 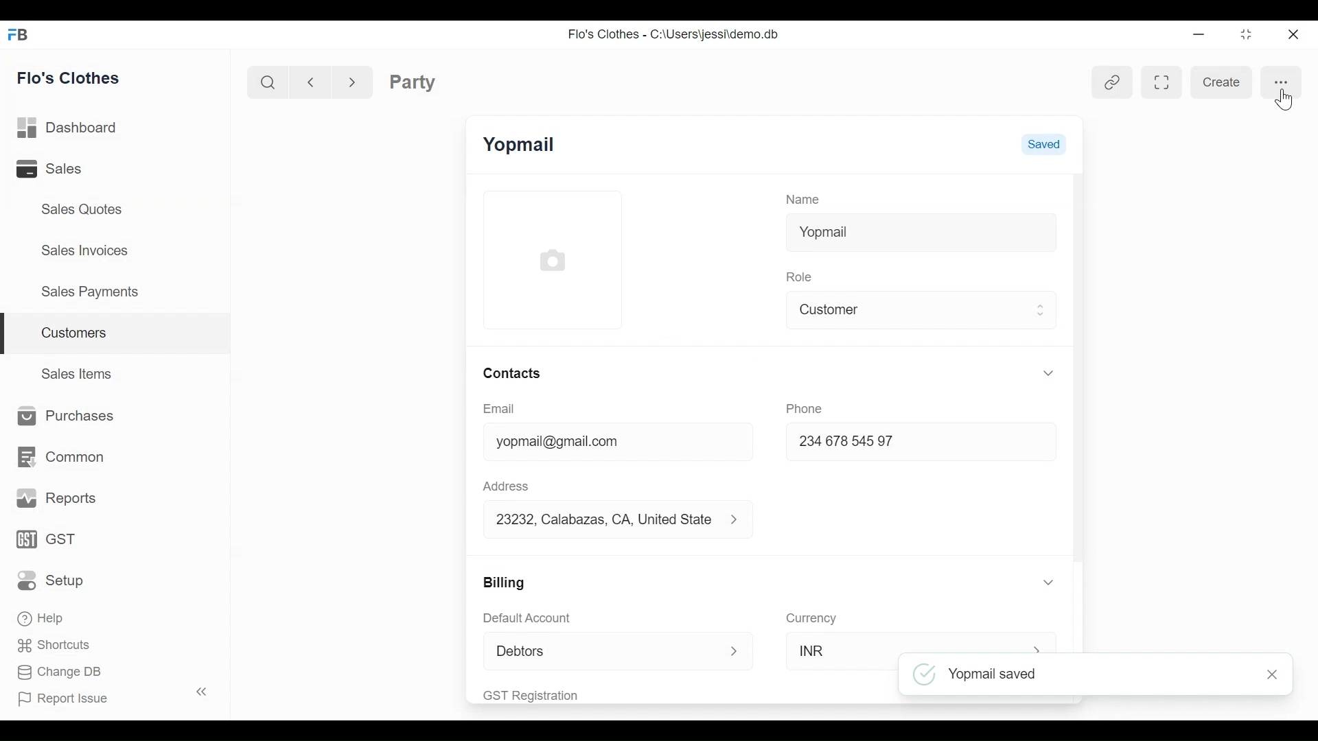 What do you see at coordinates (675, 35) in the screenshot?
I see `Flo's Clothes - C:\Users\jessi\demo.db` at bounding box center [675, 35].